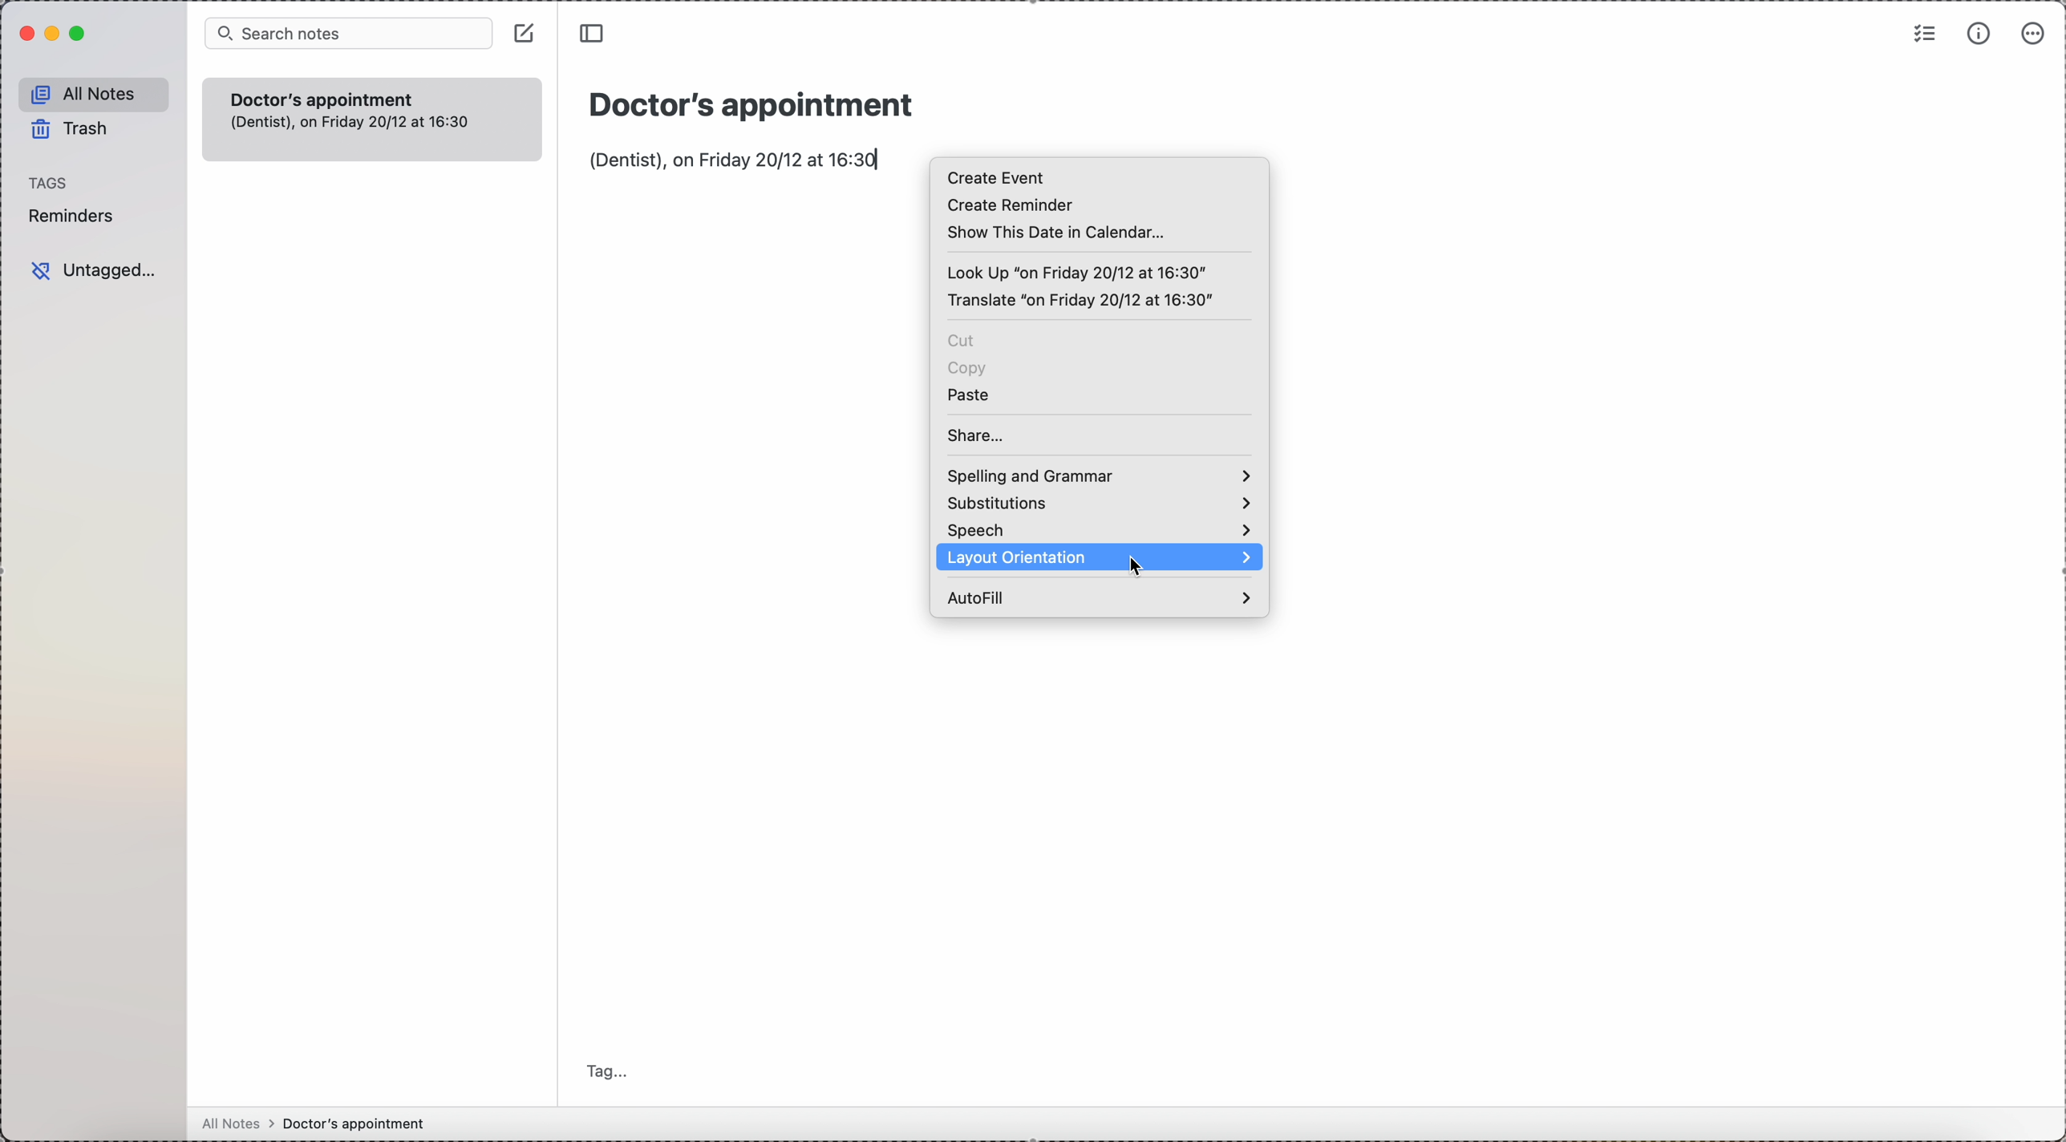 The height and width of the screenshot is (1142, 2066). I want to click on share, so click(978, 435).